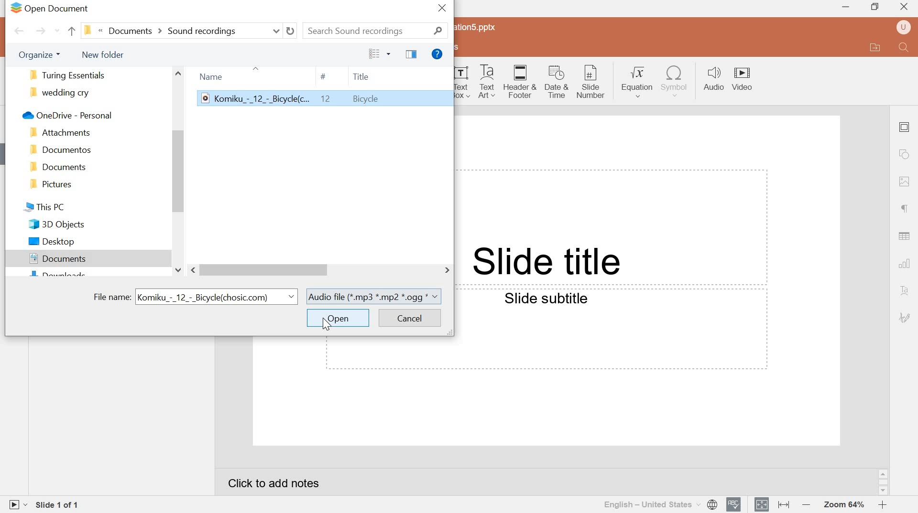  Describe the element at coordinates (179, 73) in the screenshot. I see `scroll up` at that location.